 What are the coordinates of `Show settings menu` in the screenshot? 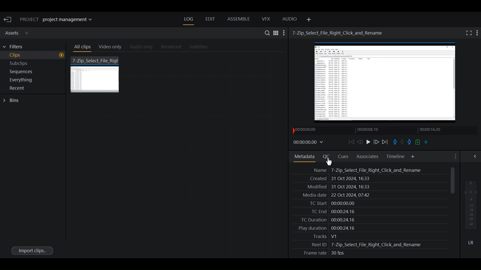 It's located at (477, 32).